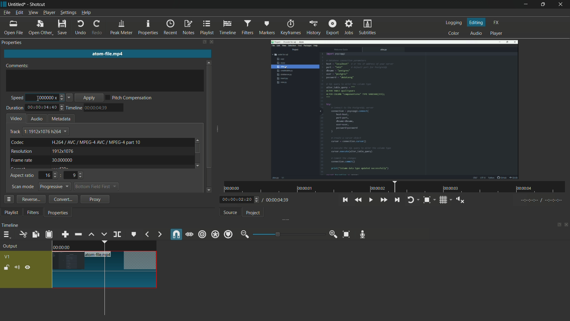 The height and width of the screenshot is (321, 570). I want to click on bottom field first, so click(92, 186).